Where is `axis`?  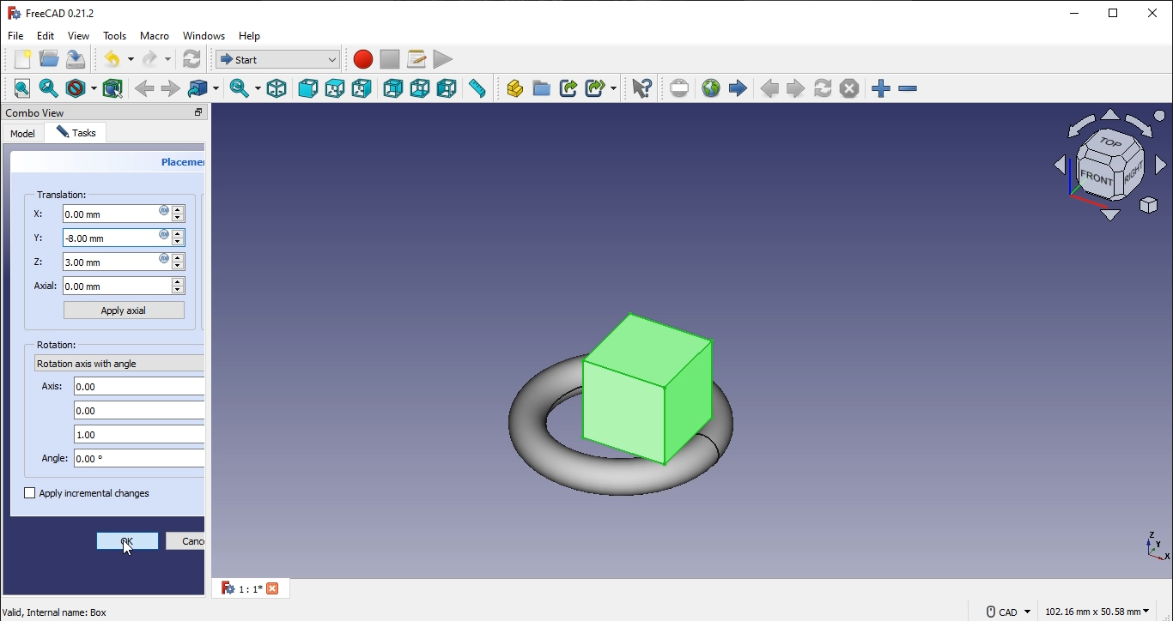
axis is located at coordinates (138, 435).